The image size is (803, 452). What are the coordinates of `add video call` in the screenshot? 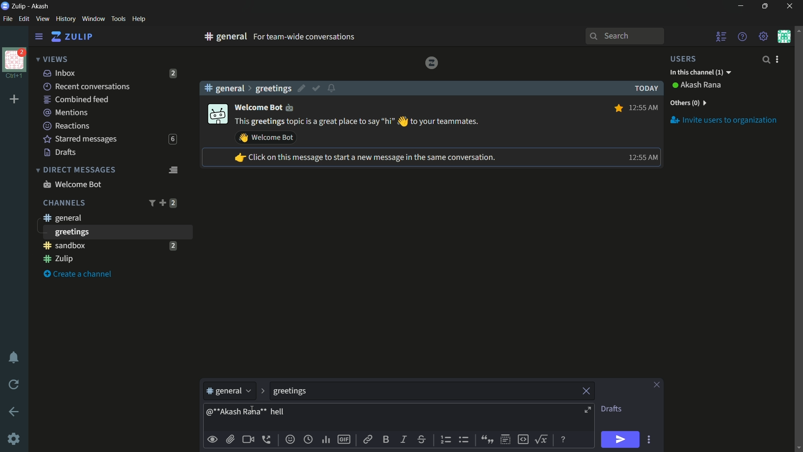 It's located at (248, 439).